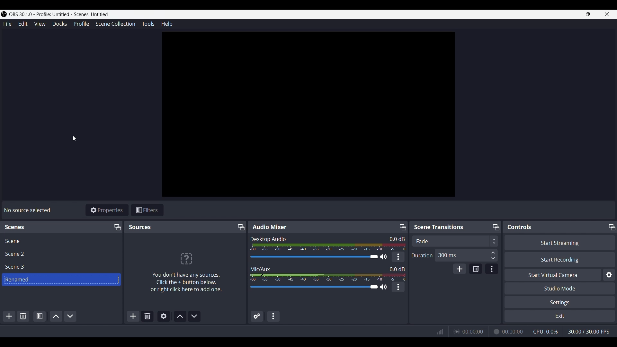 The height and width of the screenshot is (347, 617). Describe the element at coordinates (607, 14) in the screenshot. I see `close` at that location.